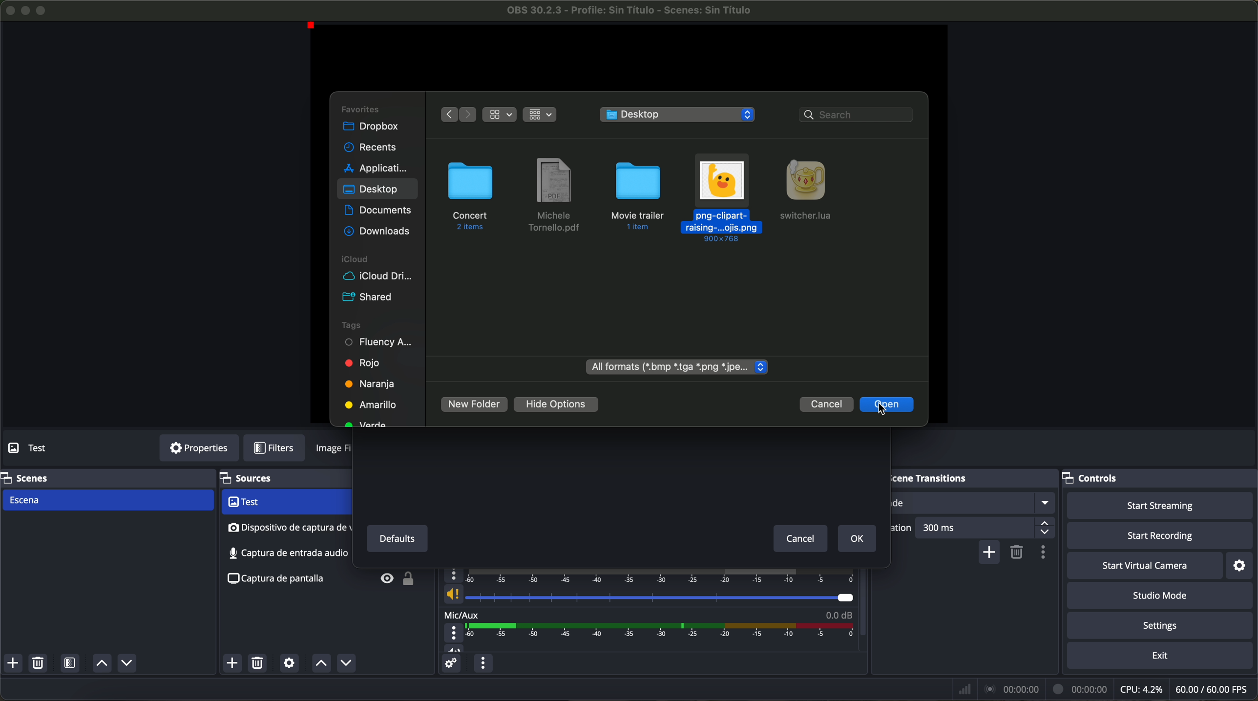  Describe the element at coordinates (369, 383) in the screenshot. I see `orange` at that location.